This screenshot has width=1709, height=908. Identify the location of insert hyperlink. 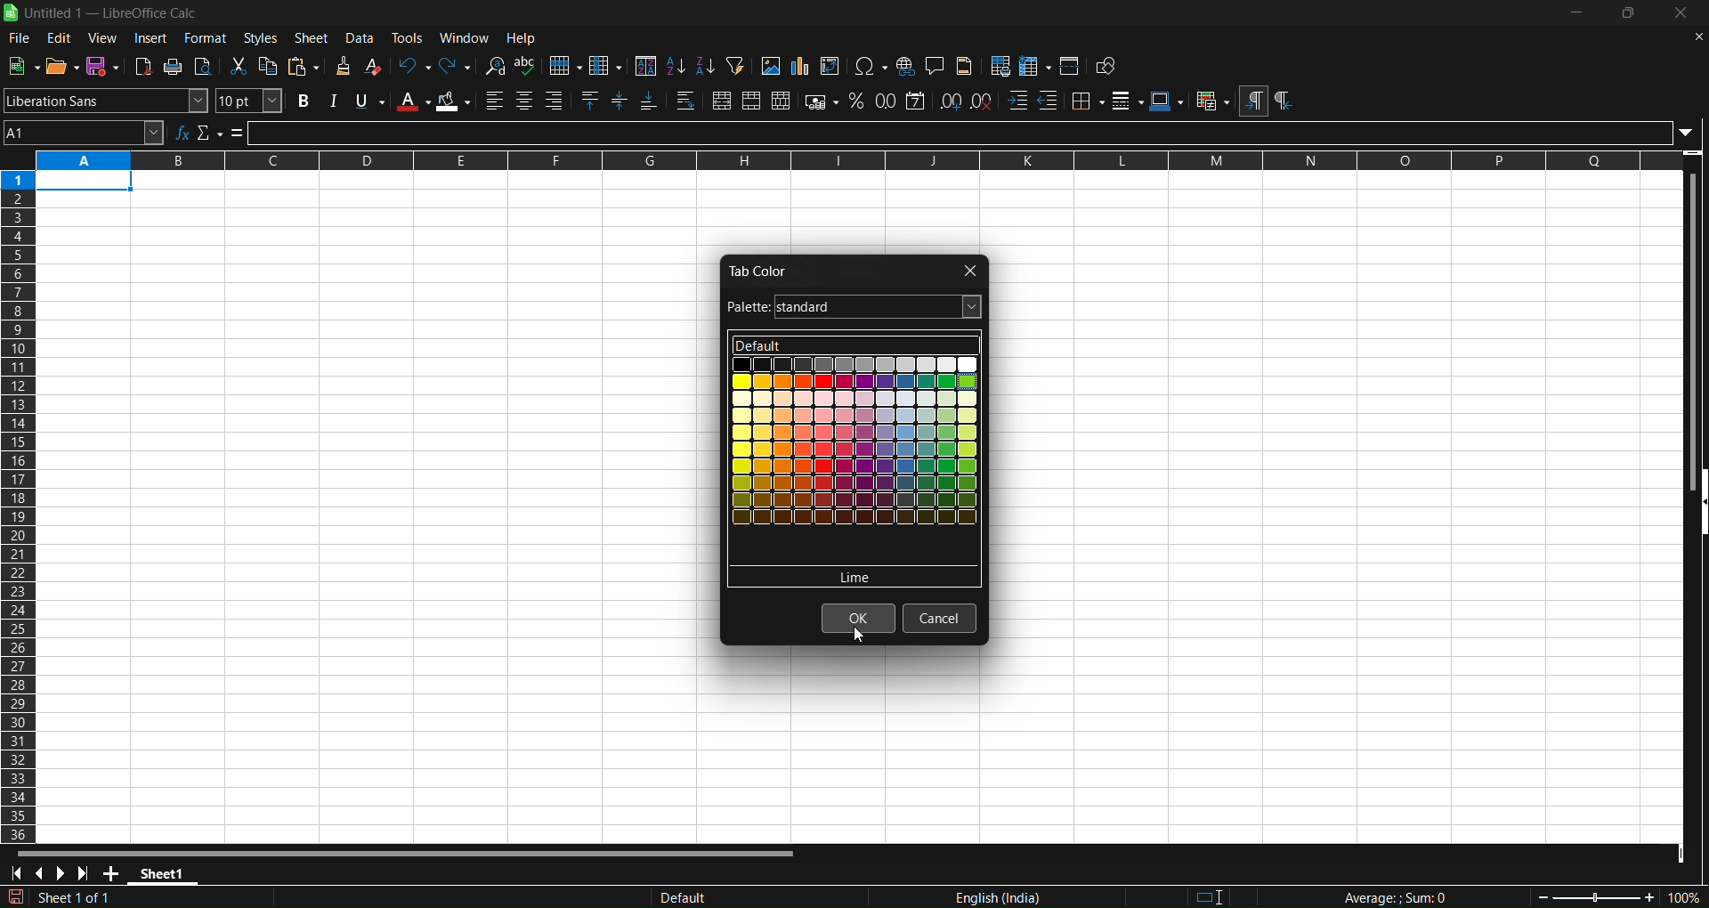
(906, 66).